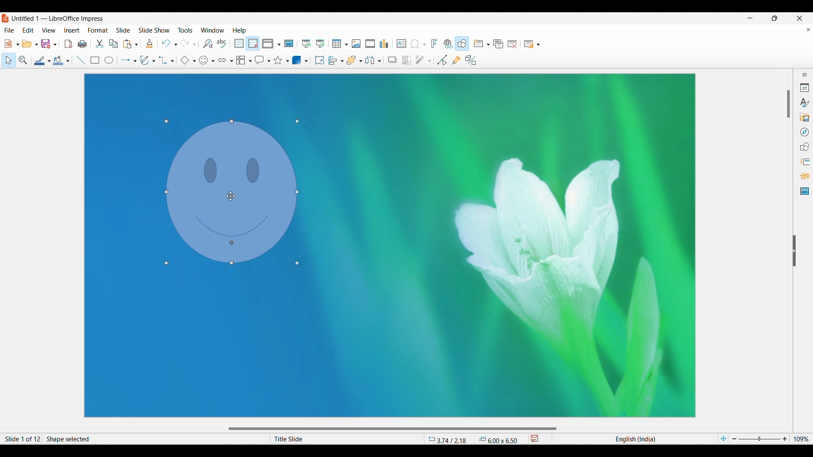  Describe the element at coordinates (260, 60) in the screenshot. I see `Selected callout shape` at that location.